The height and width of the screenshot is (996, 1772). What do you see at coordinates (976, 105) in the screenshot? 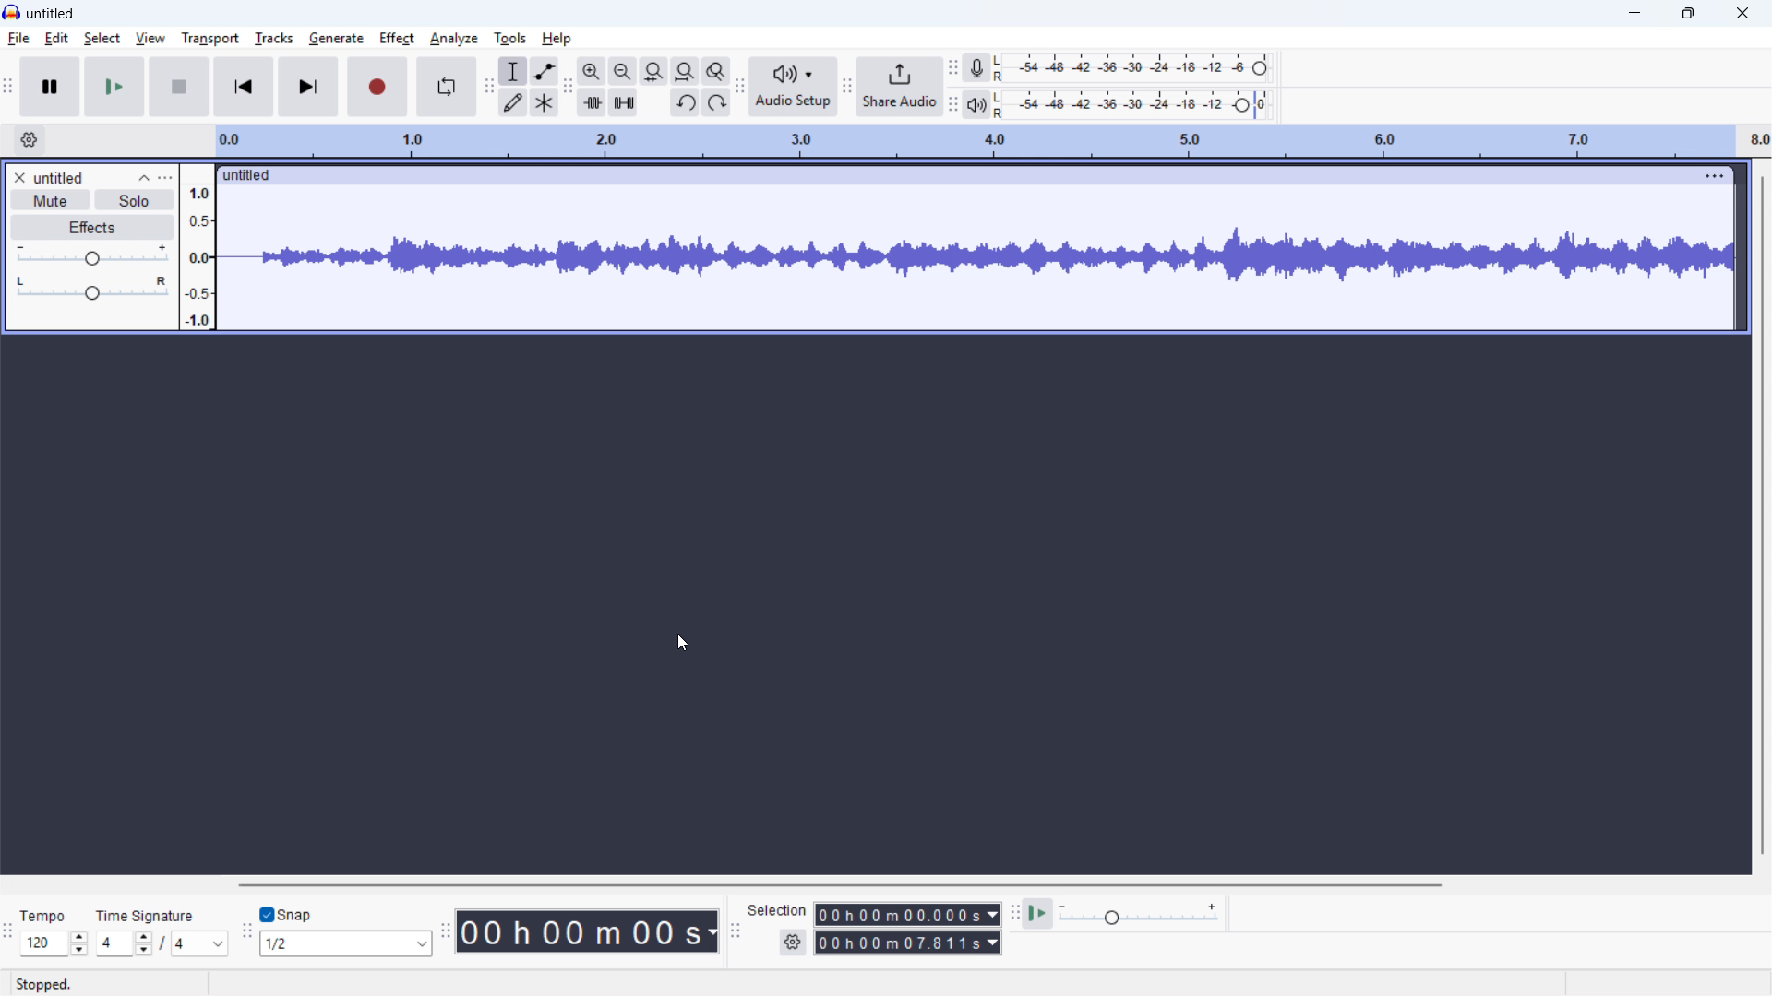
I see `Playback metre ` at bounding box center [976, 105].